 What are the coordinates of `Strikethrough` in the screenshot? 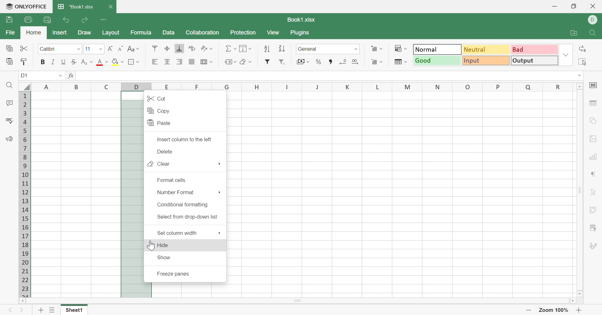 It's located at (74, 62).